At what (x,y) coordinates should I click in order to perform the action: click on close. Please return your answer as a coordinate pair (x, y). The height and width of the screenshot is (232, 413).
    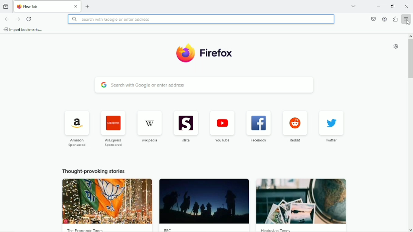
    Looking at the image, I should click on (76, 6).